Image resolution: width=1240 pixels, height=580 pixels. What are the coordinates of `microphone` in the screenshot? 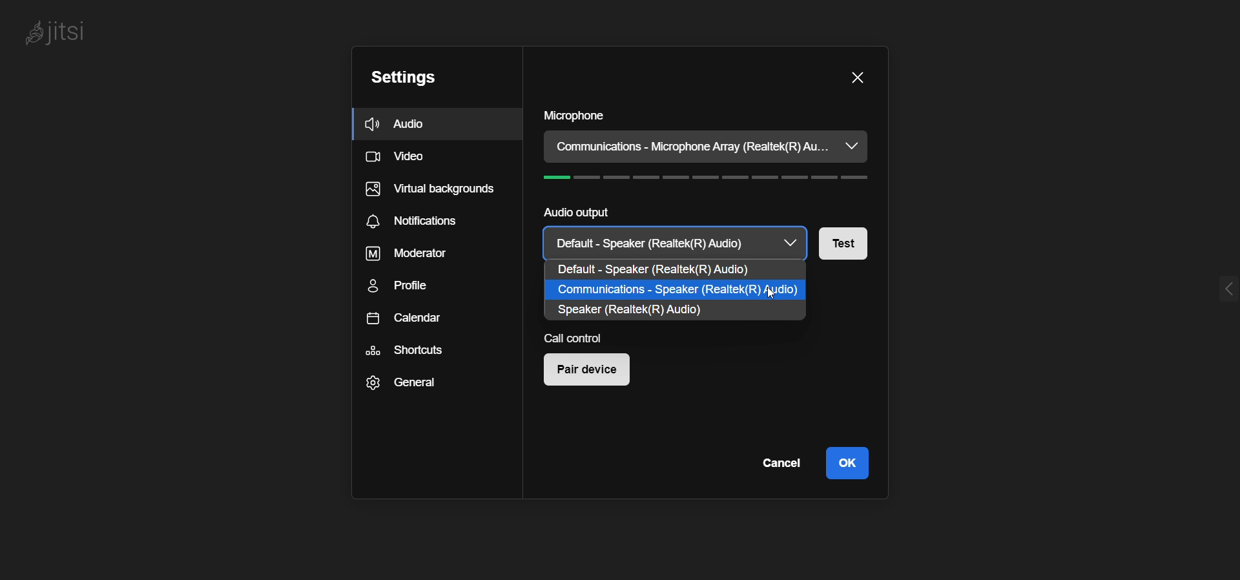 It's located at (574, 116).